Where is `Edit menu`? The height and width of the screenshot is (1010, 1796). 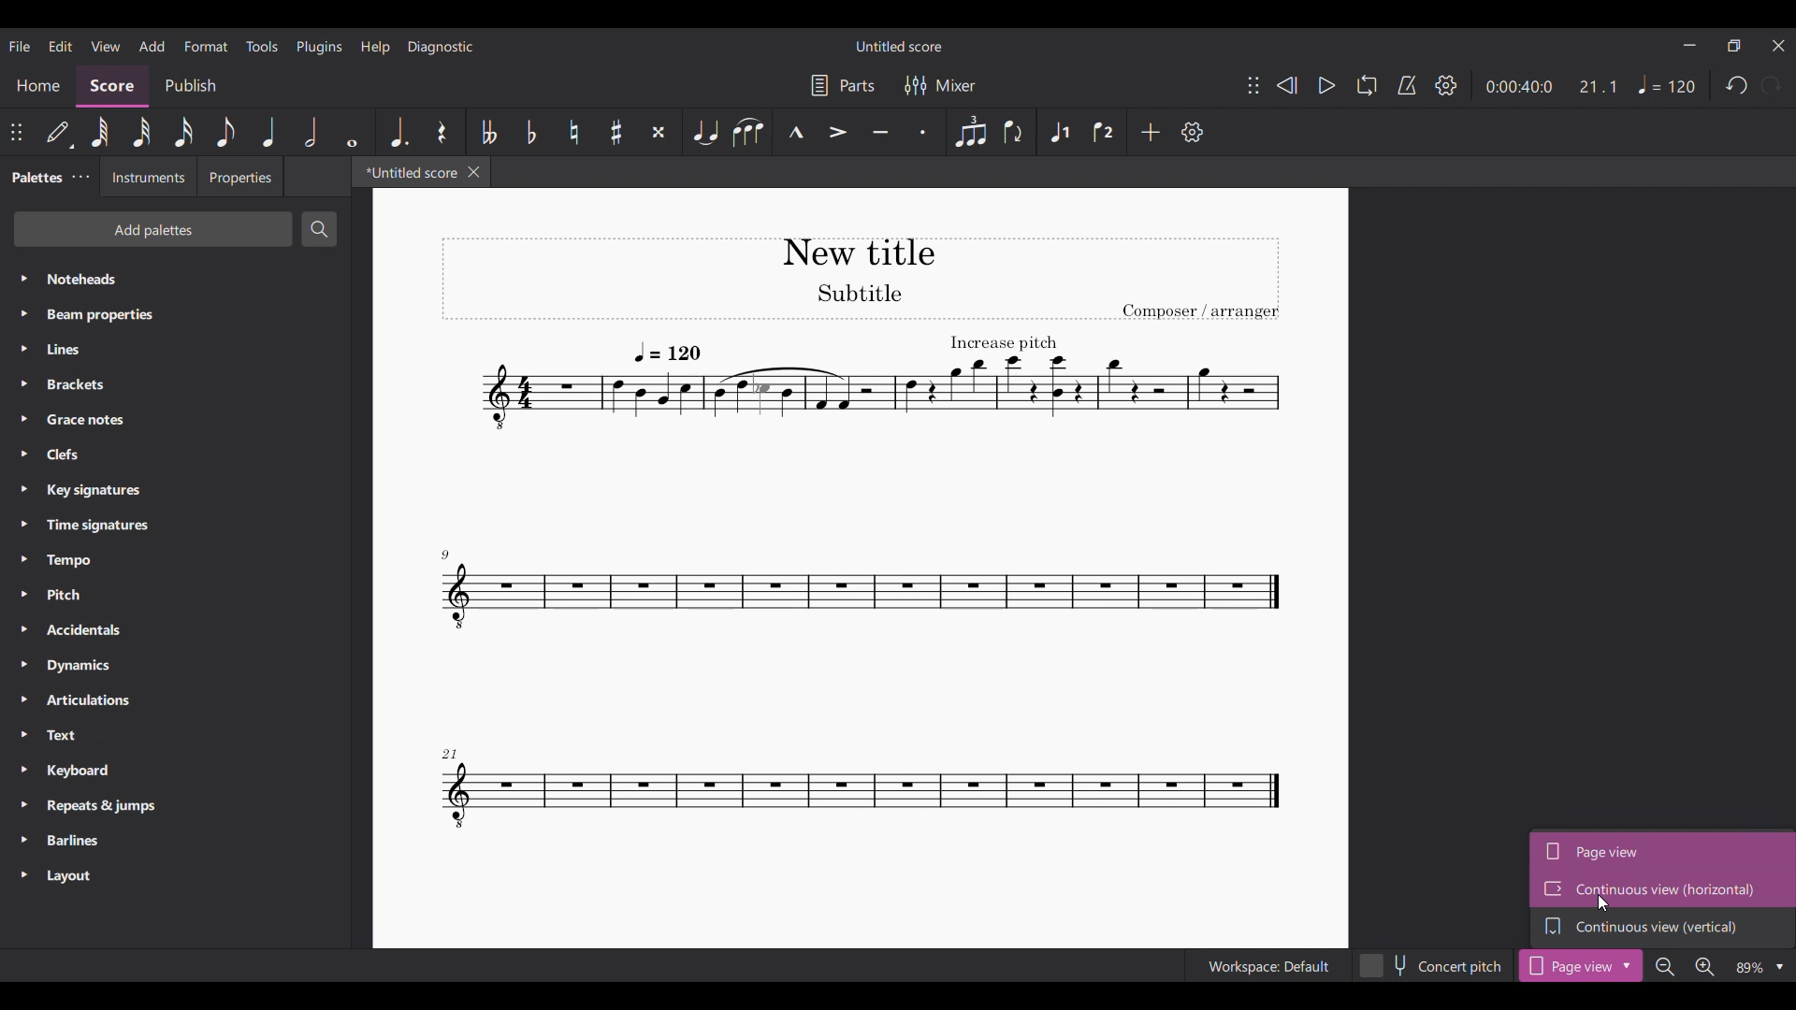
Edit menu is located at coordinates (61, 45).